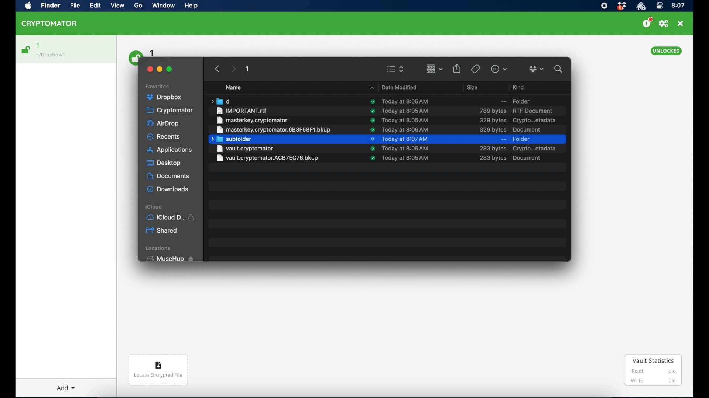 Image resolution: width=709 pixels, height=398 pixels. Describe the element at coordinates (164, 163) in the screenshot. I see `desktop` at that location.